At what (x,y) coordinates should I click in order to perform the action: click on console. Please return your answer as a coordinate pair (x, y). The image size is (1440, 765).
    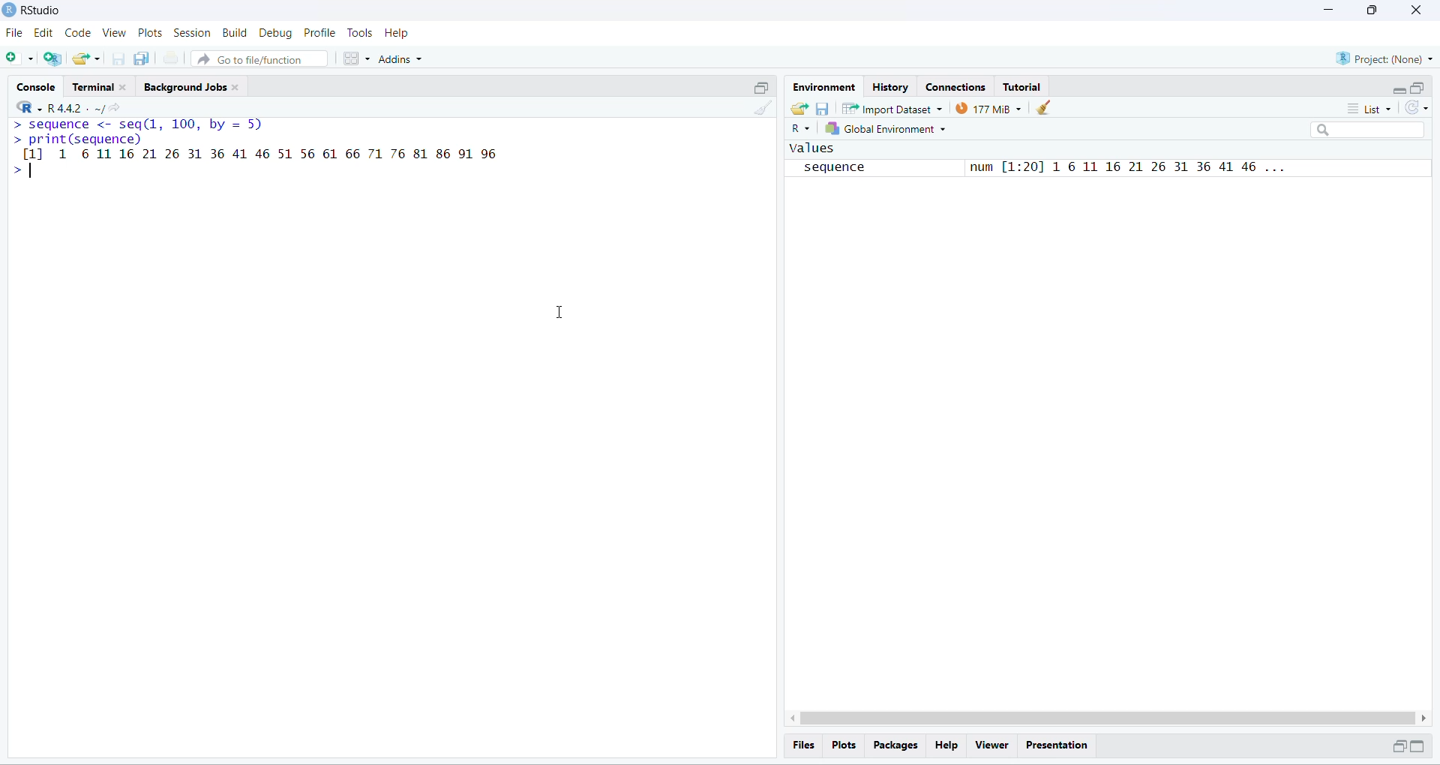
    Looking at the image, I should click on (39, 88).